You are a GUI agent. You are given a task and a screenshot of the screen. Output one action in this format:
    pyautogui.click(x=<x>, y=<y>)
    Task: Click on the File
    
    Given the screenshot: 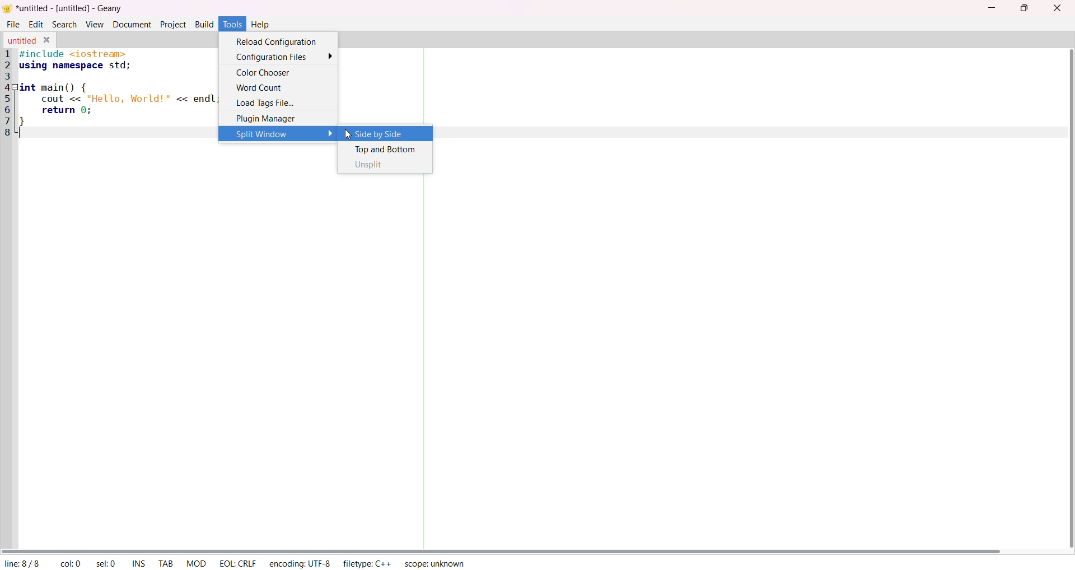 What is the action you would take?
    pyautogui.click(x=13, y=24)
    